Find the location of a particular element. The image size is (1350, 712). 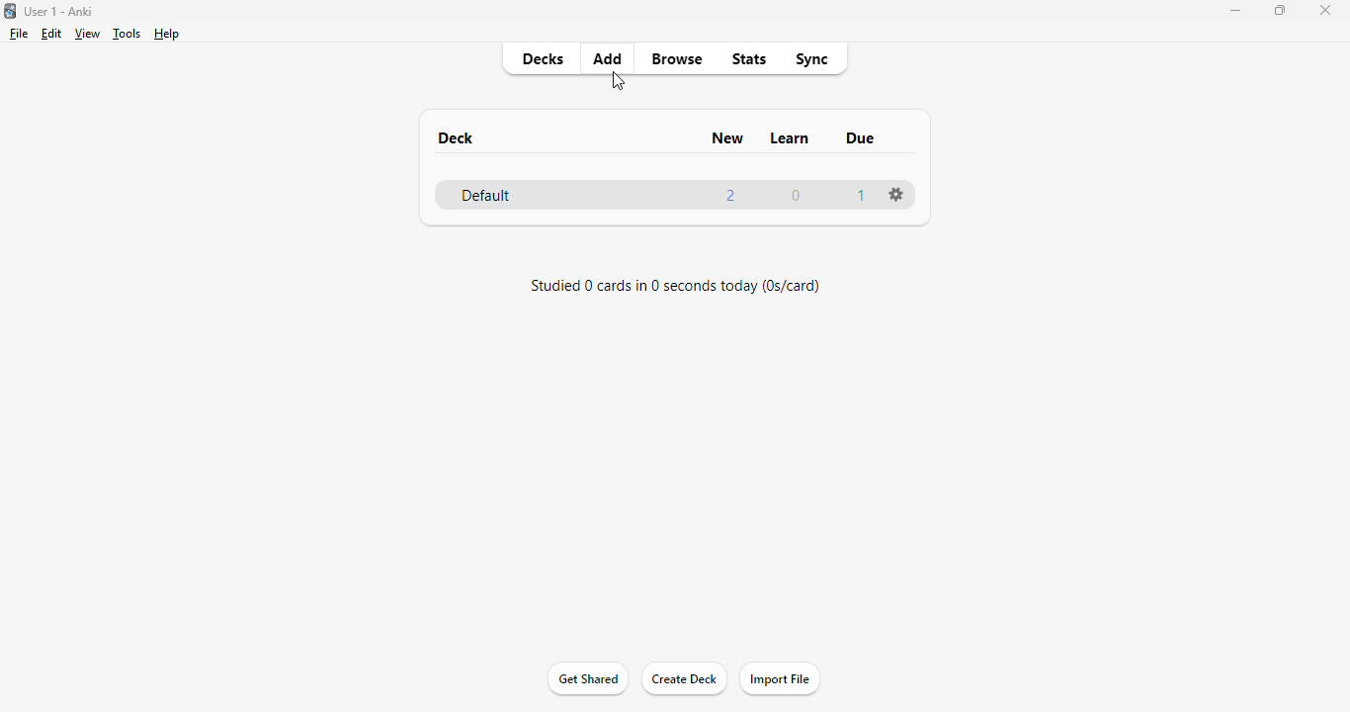

1 is located at coordinates (861, 195).